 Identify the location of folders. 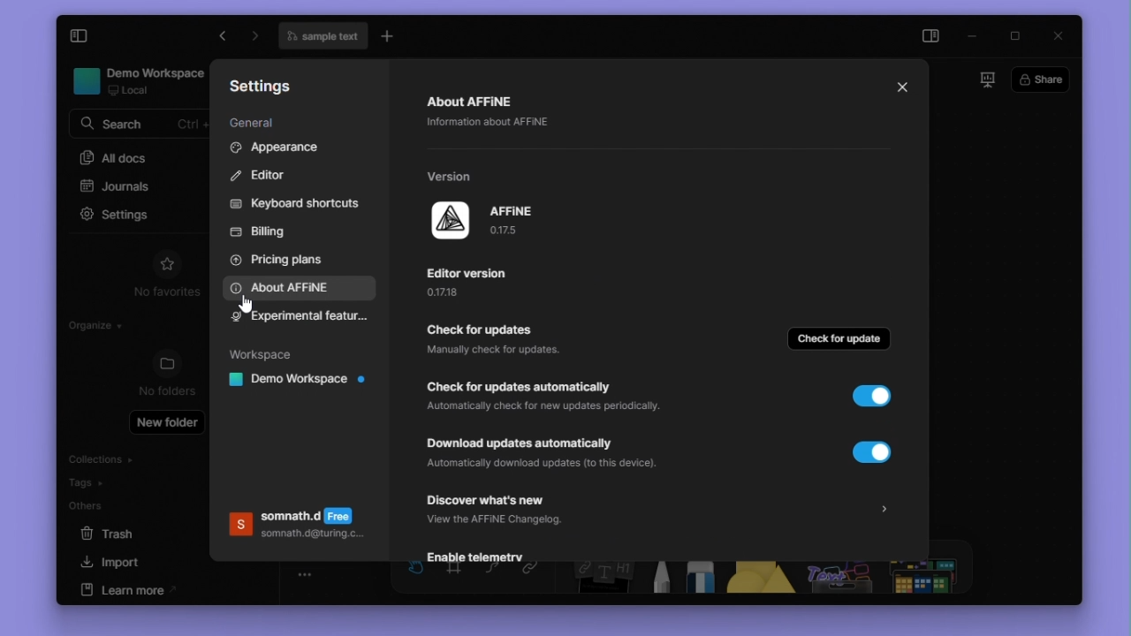
(167, 364).